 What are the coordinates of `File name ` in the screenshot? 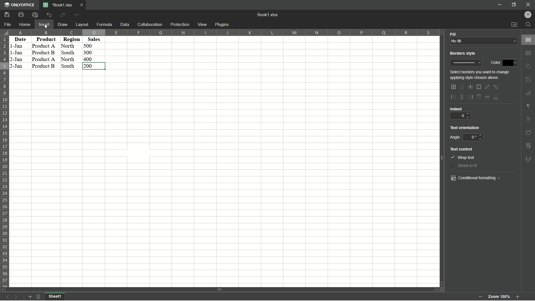 It's located at (59, 5).